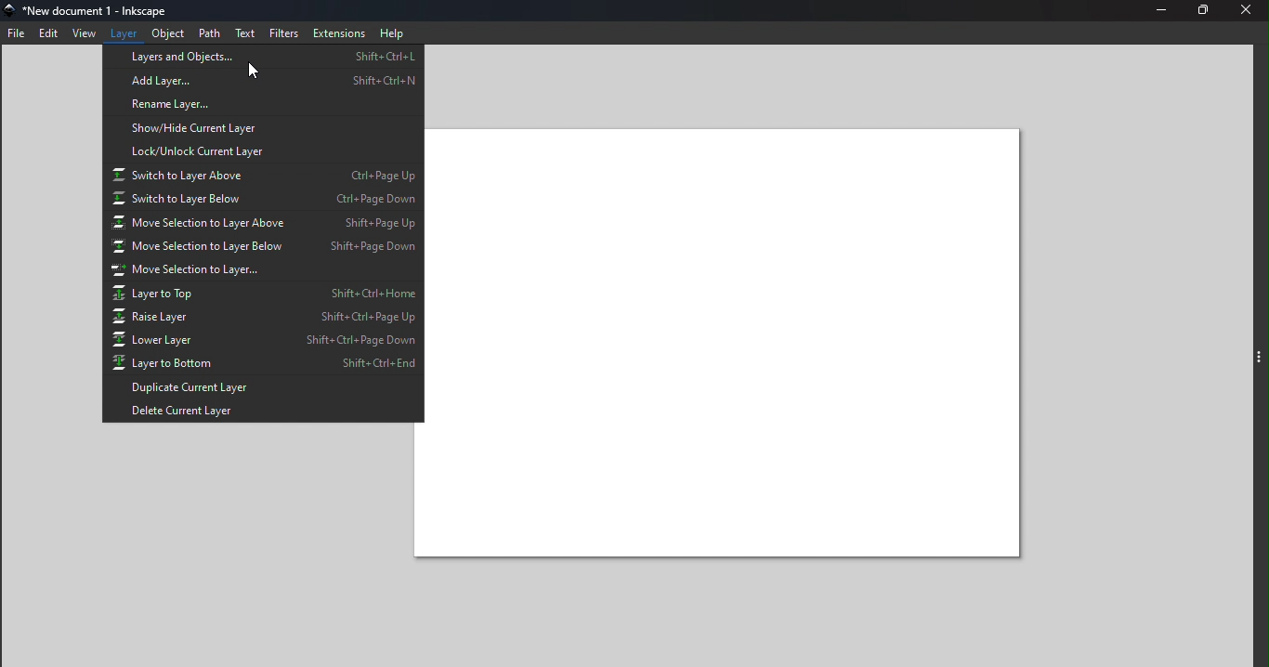 The image size is (1269, 667). I want to click on Path, so click(210, 33).